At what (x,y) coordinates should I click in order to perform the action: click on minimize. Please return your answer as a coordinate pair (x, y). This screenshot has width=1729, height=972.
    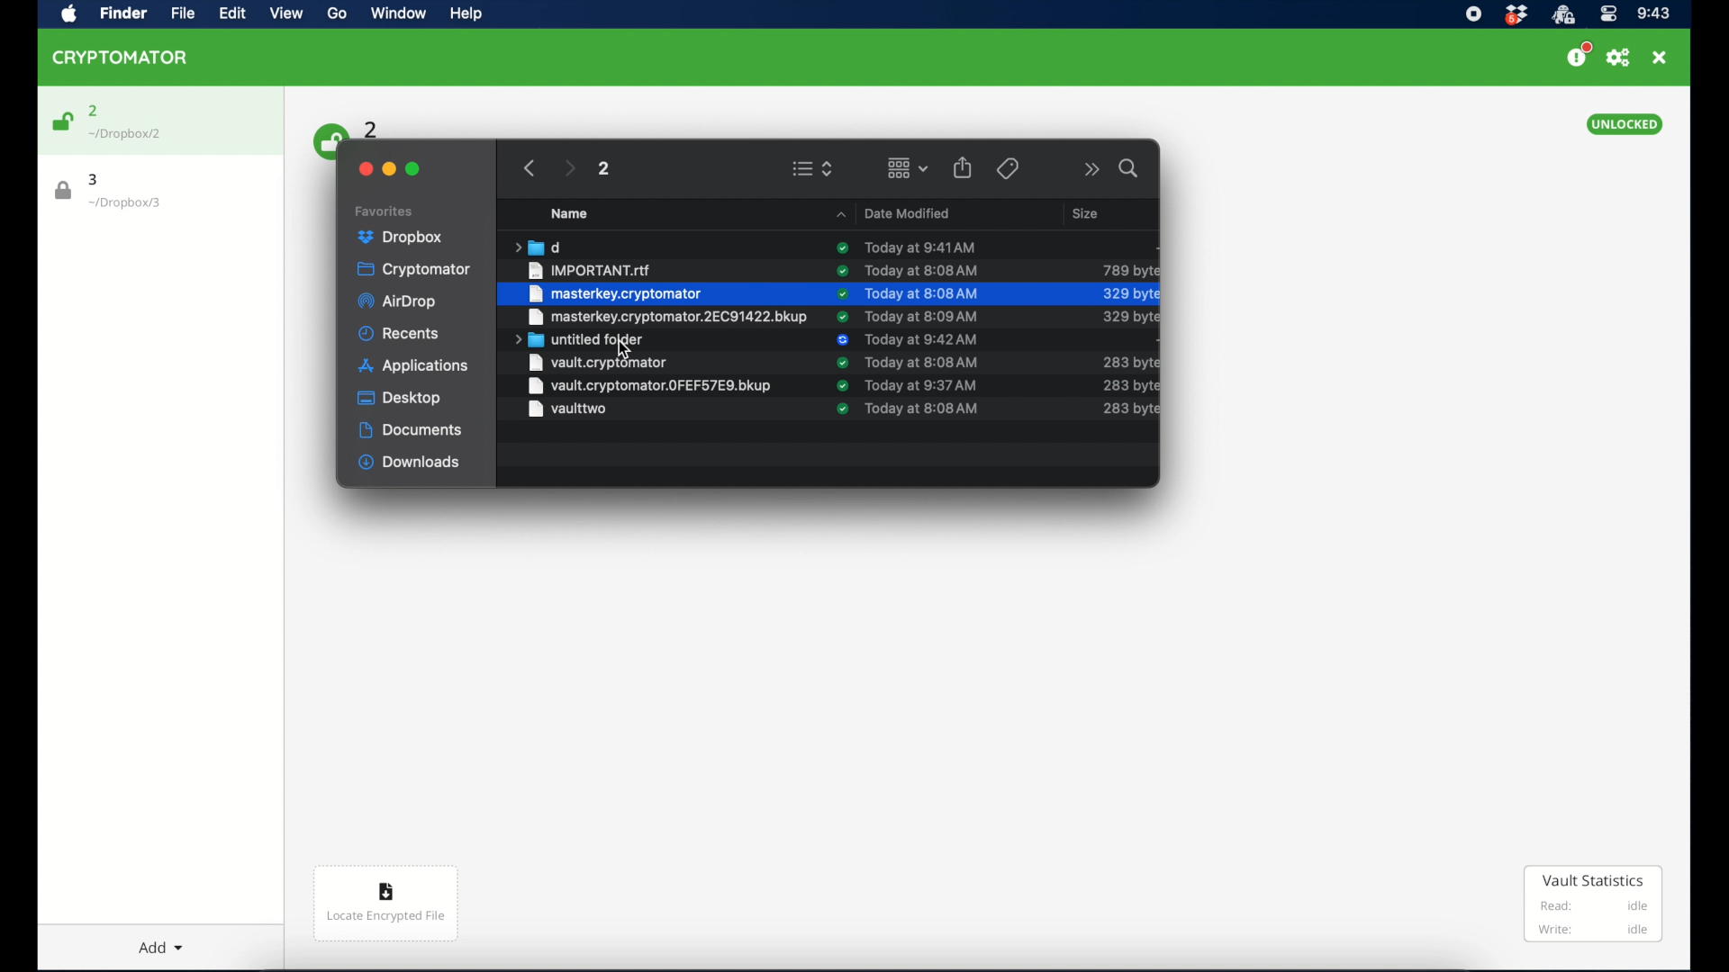
    Looking at the image, I should click on (389, 169).